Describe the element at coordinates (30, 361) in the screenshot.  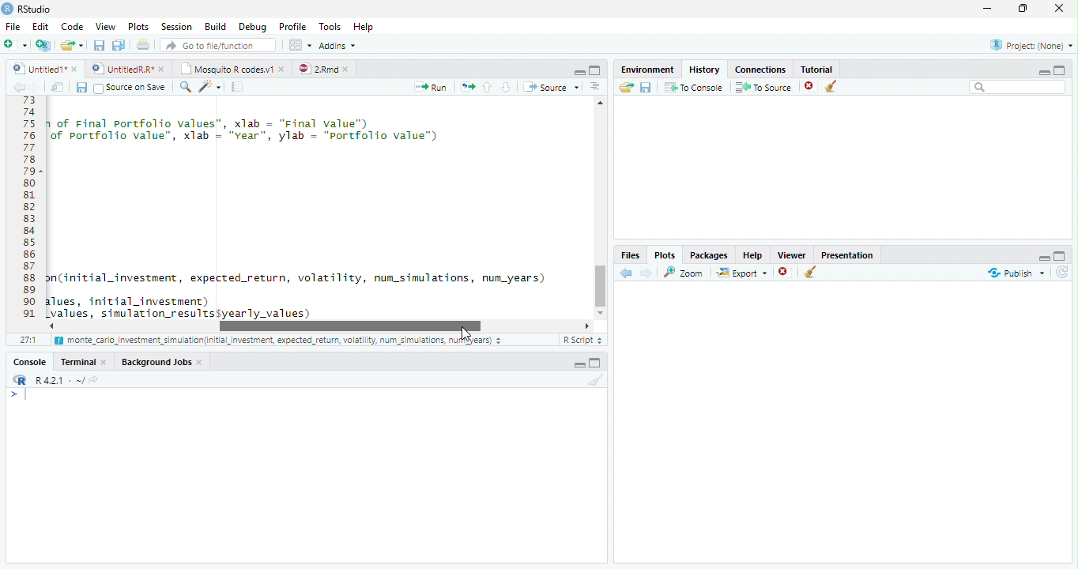
I see `Console` at that location.